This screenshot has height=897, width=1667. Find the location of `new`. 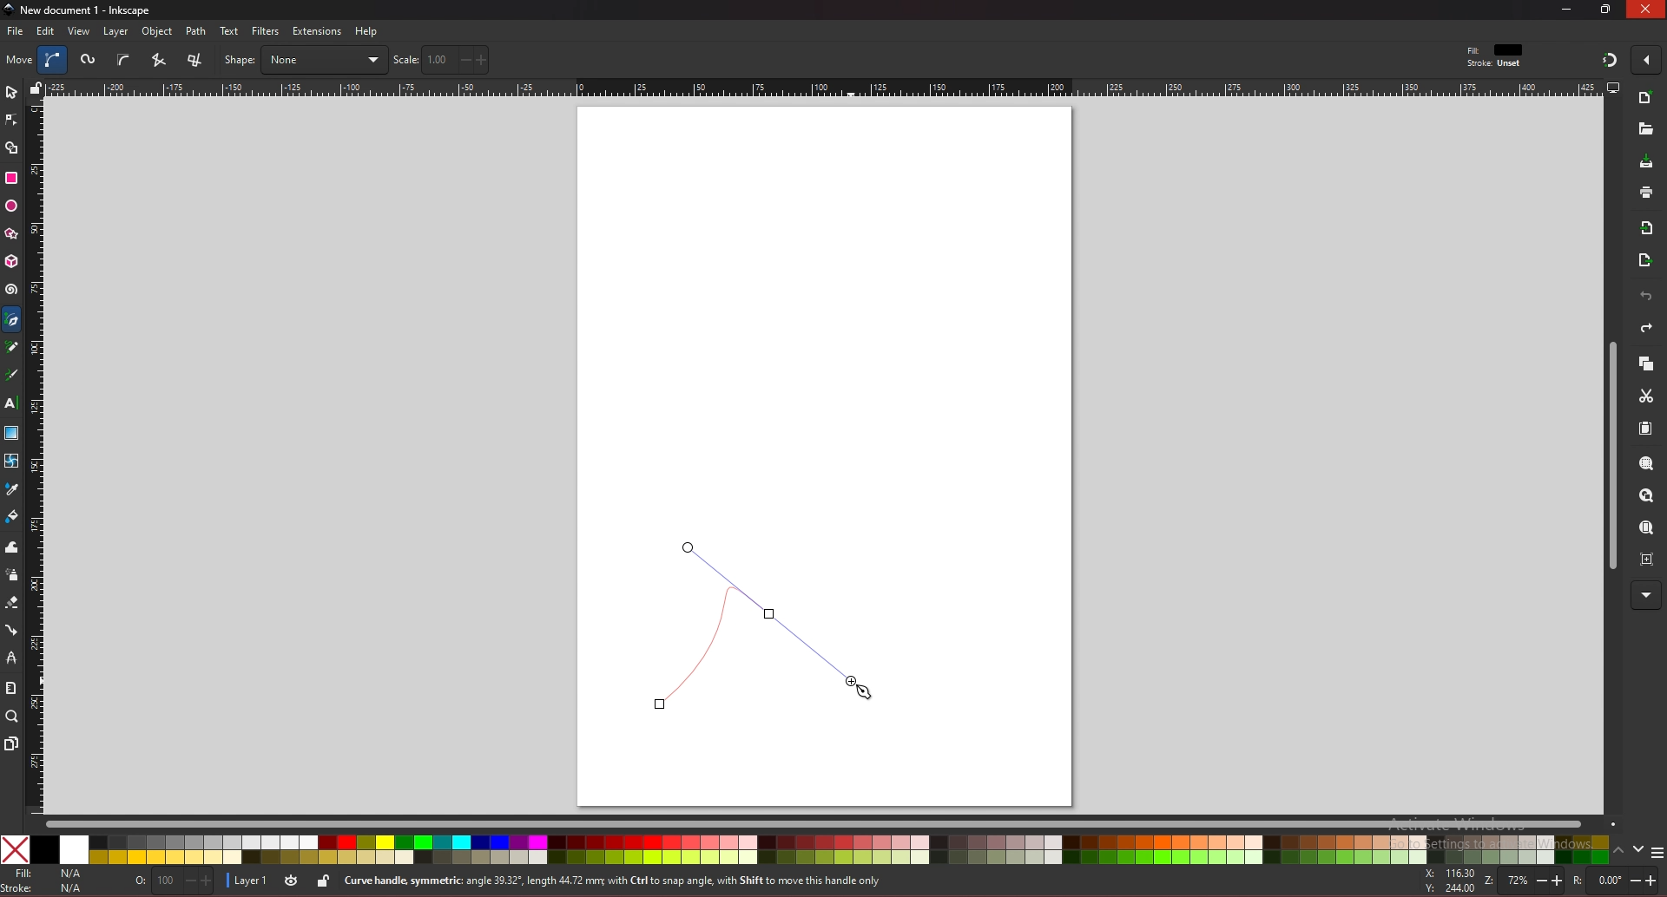

new is located at coordinates (1646, 100).